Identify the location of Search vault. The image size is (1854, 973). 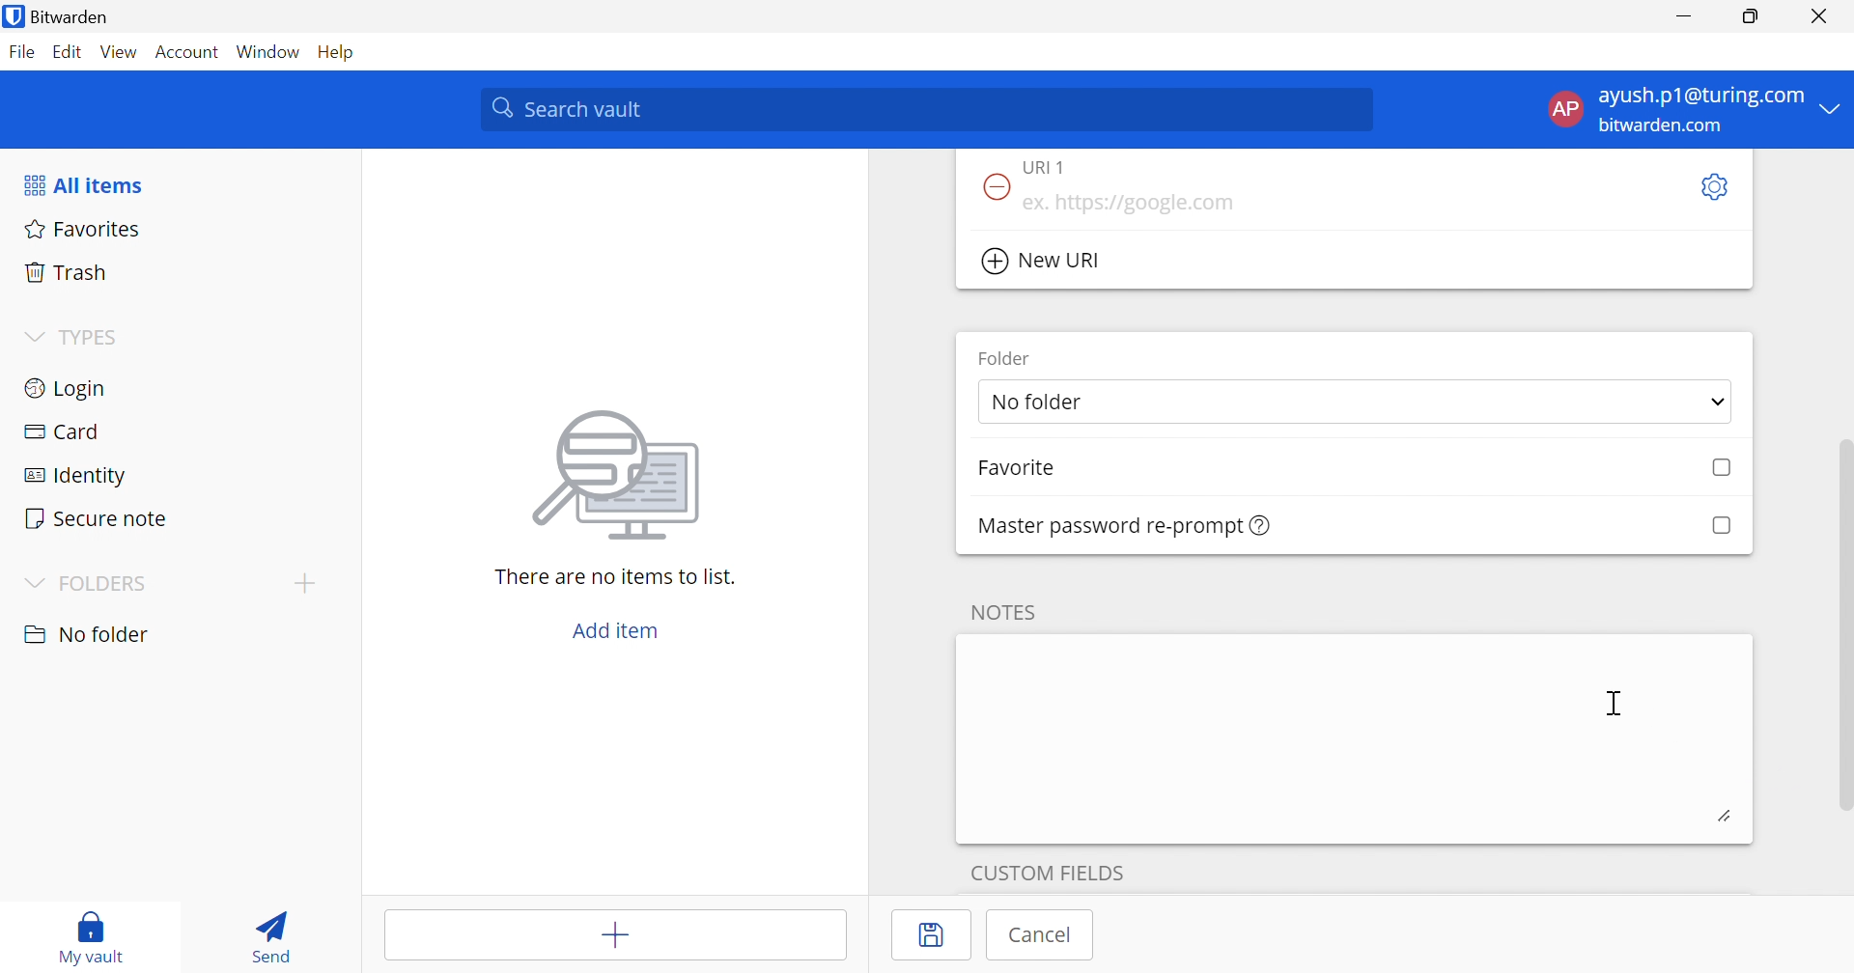
(925, 109).